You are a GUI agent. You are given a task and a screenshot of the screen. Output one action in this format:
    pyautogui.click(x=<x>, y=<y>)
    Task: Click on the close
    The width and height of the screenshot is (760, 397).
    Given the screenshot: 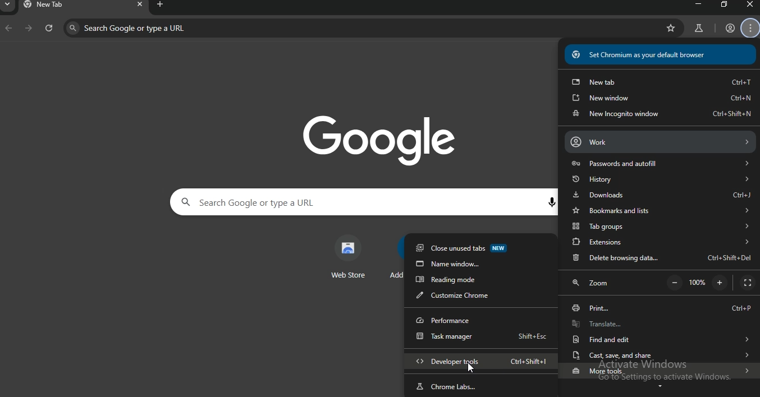 What is the action you would take?
    pyautogui.click(x=750, y=4)
    